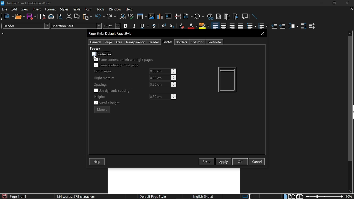 This screenshot has width=354, height=199. Describe the element at coordinates (89, 9) in the screenshot. I see `Form` at that location.